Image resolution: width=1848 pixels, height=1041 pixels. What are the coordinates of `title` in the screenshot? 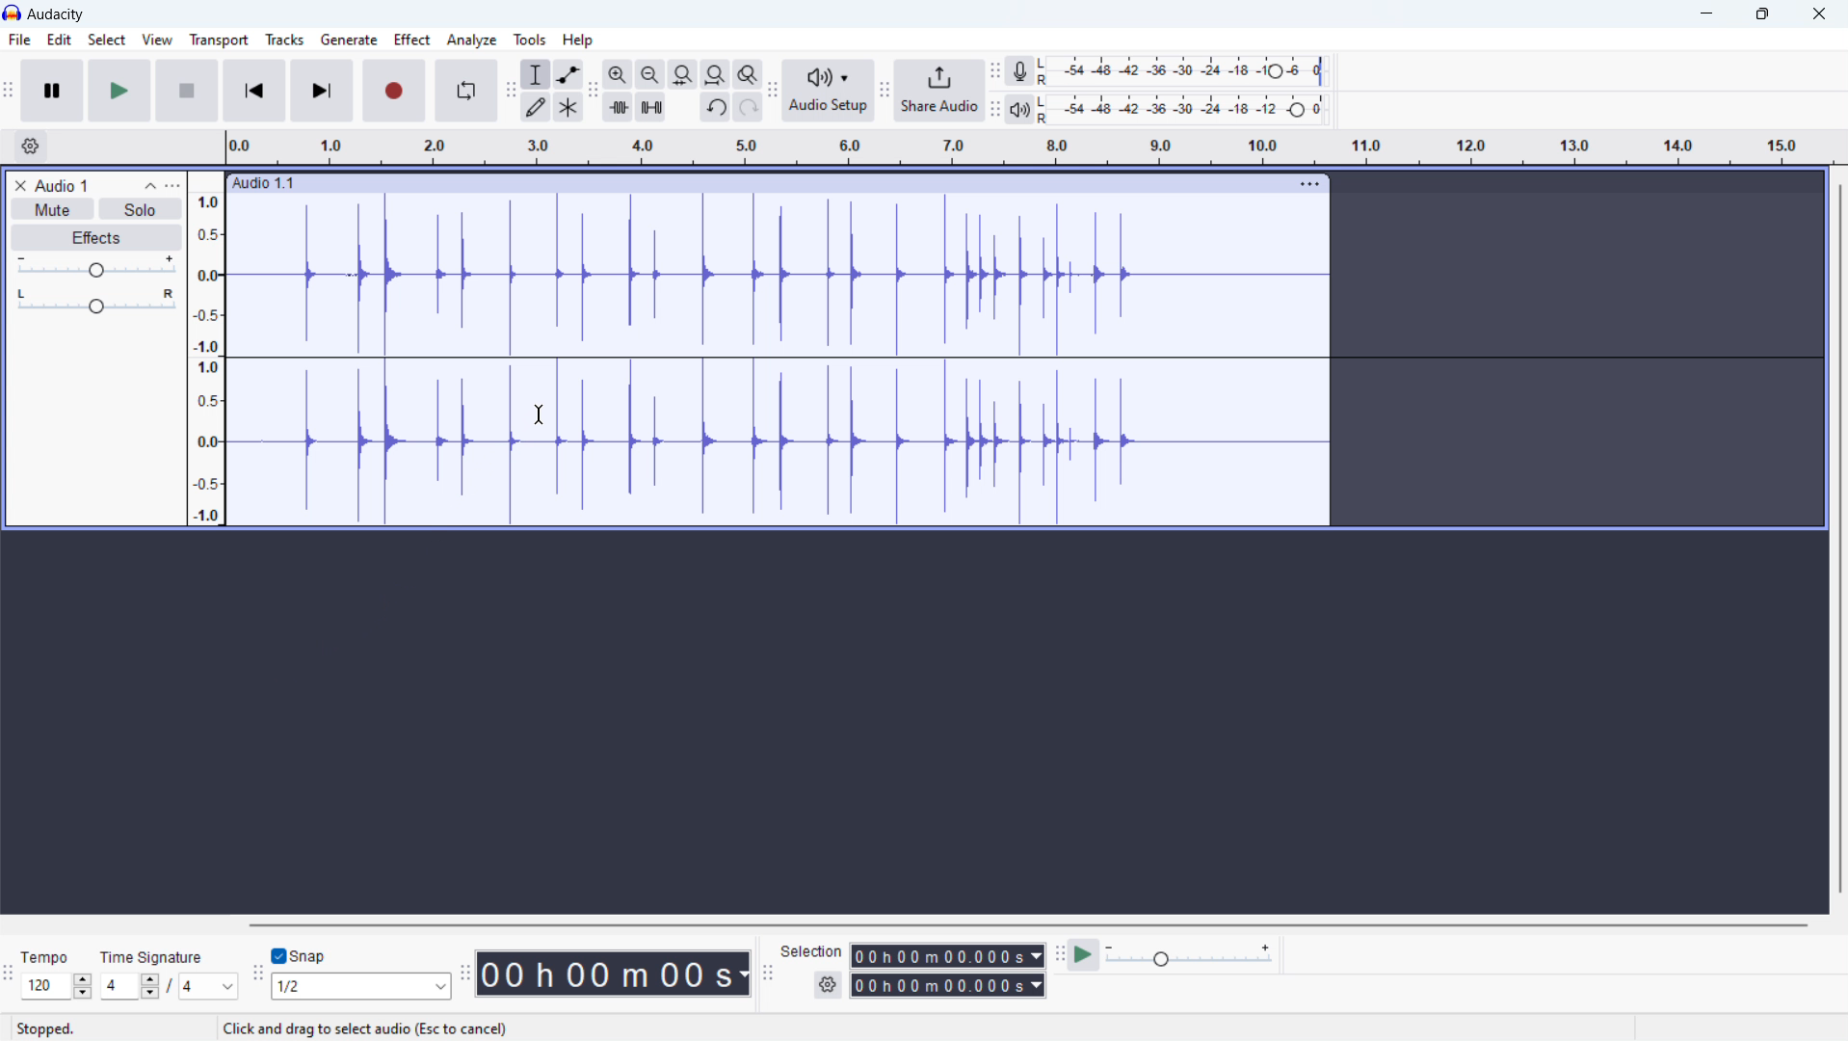 It's located at (64, 185).